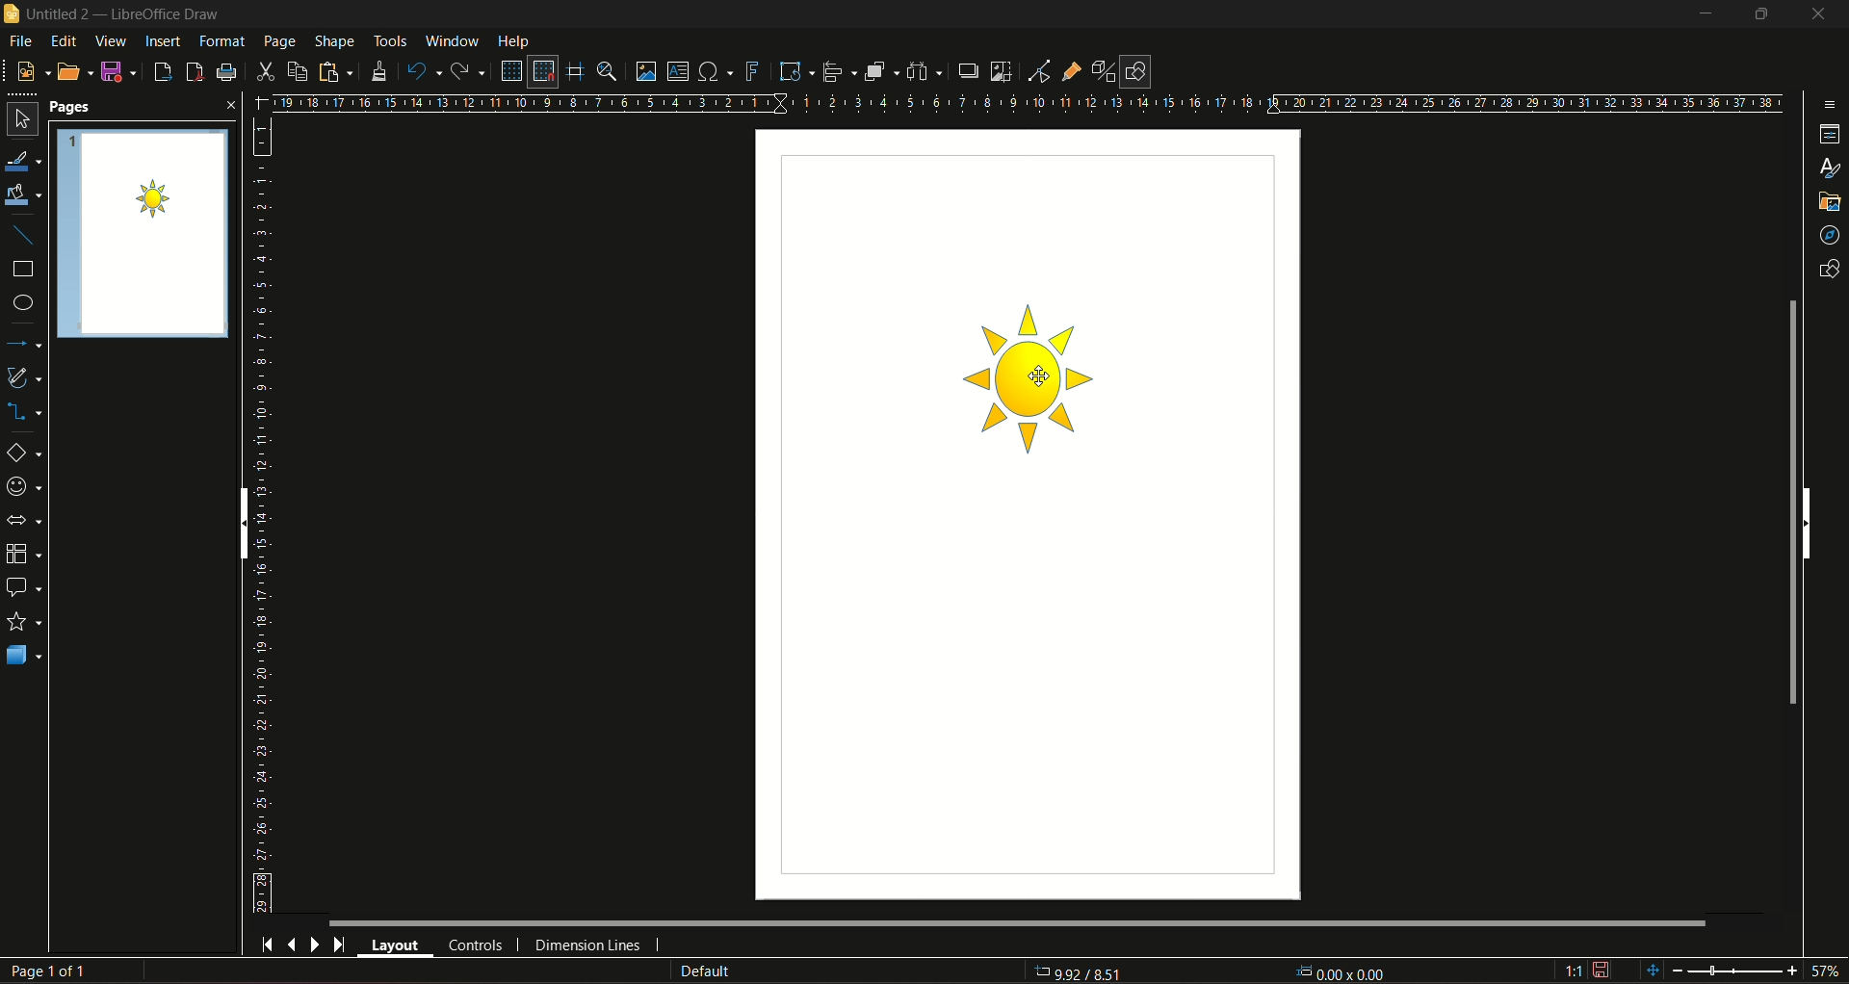 The image size is (1849, 984). I want to click on line and arrow, so click(25, 343).